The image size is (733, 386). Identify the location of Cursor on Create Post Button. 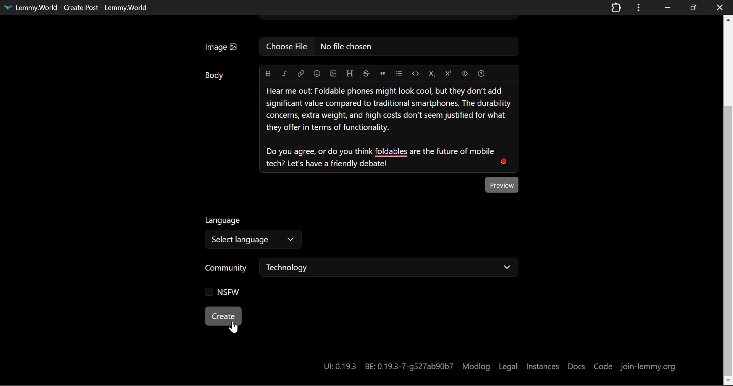
(233, 326).